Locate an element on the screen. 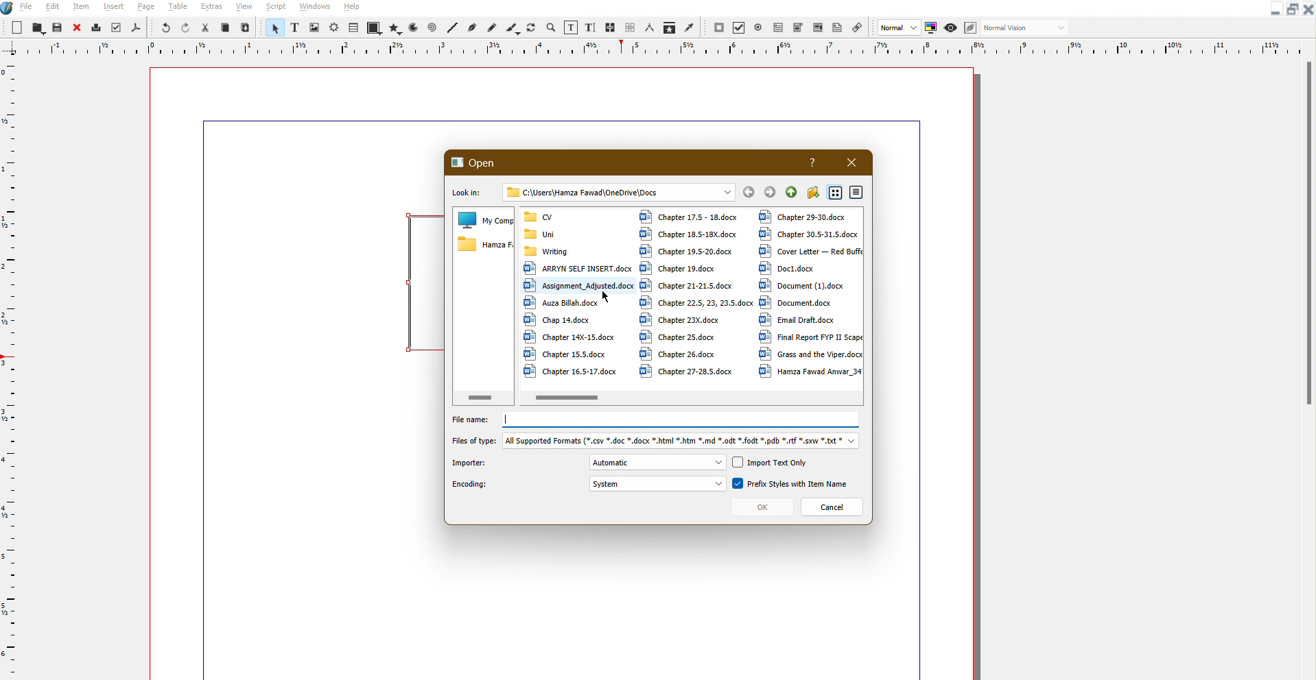  Ruler is located at coordinates (658, 49).